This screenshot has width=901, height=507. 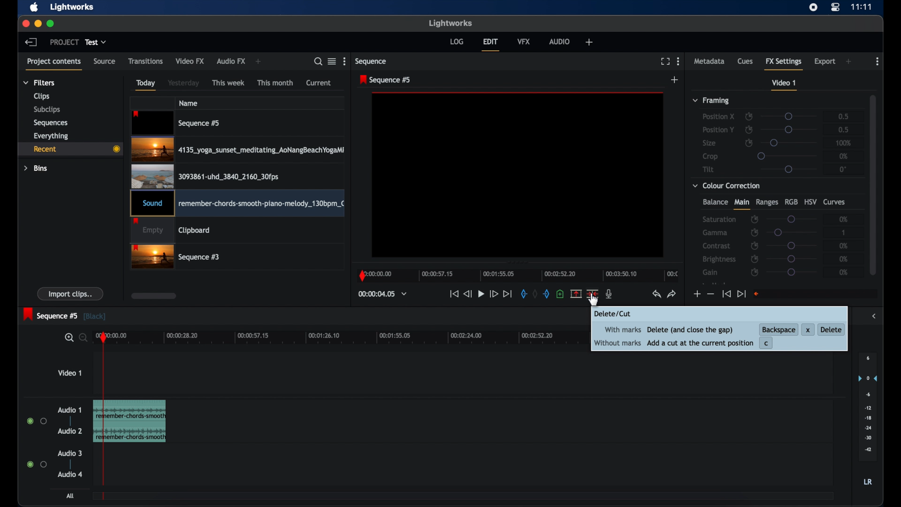 I want to click on lightworks, so click(x=450, y=23).